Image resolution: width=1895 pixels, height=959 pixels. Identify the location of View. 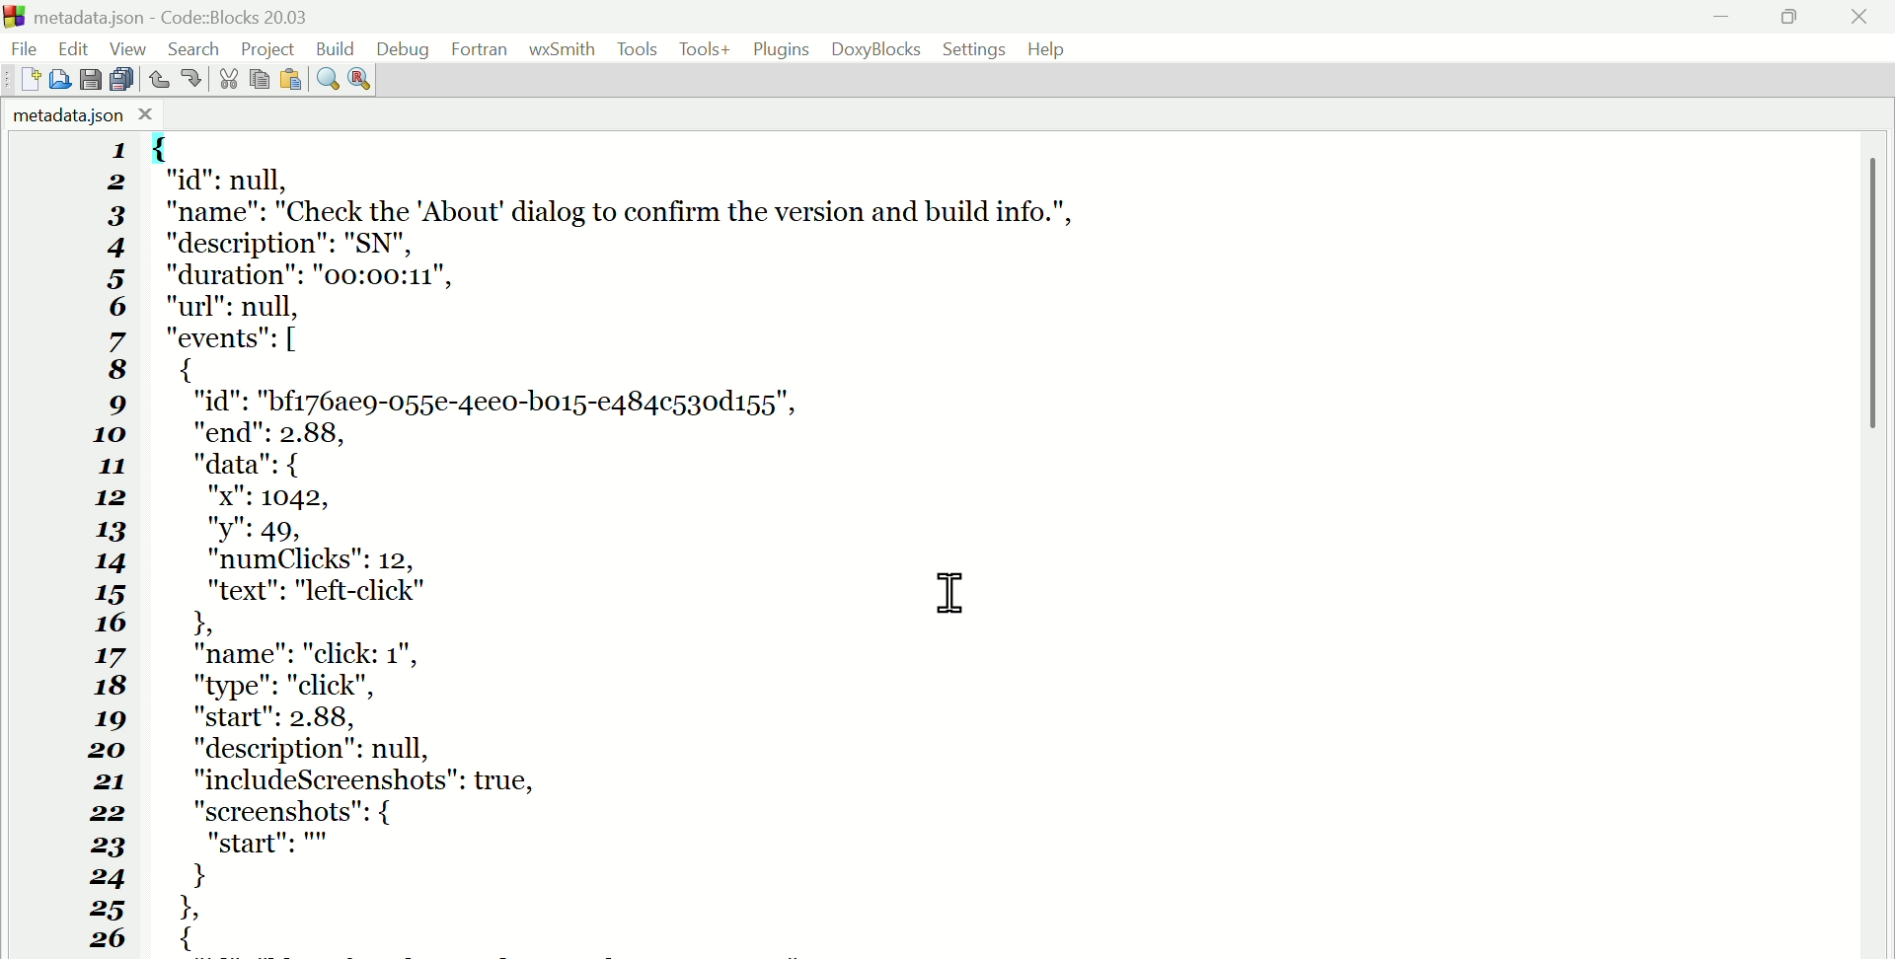
(131, 47).